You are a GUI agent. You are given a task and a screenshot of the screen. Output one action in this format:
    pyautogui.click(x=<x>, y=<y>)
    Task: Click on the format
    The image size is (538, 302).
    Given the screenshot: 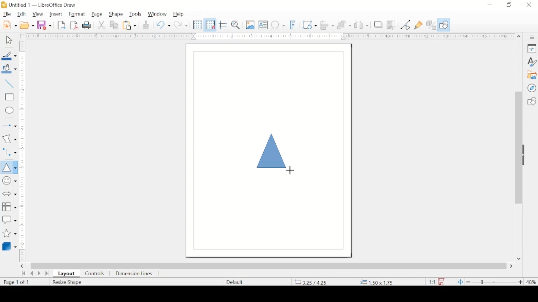 What is the action you would take?
    pyautogui.click(x=76, y=14)
    